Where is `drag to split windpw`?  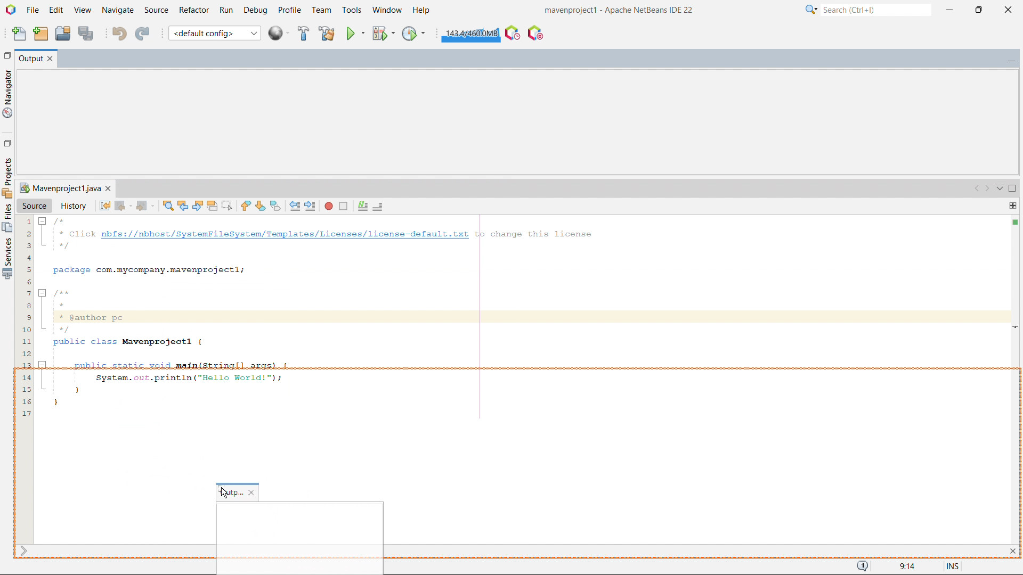
drag to split windpw is located at coordinates (1012, 206).